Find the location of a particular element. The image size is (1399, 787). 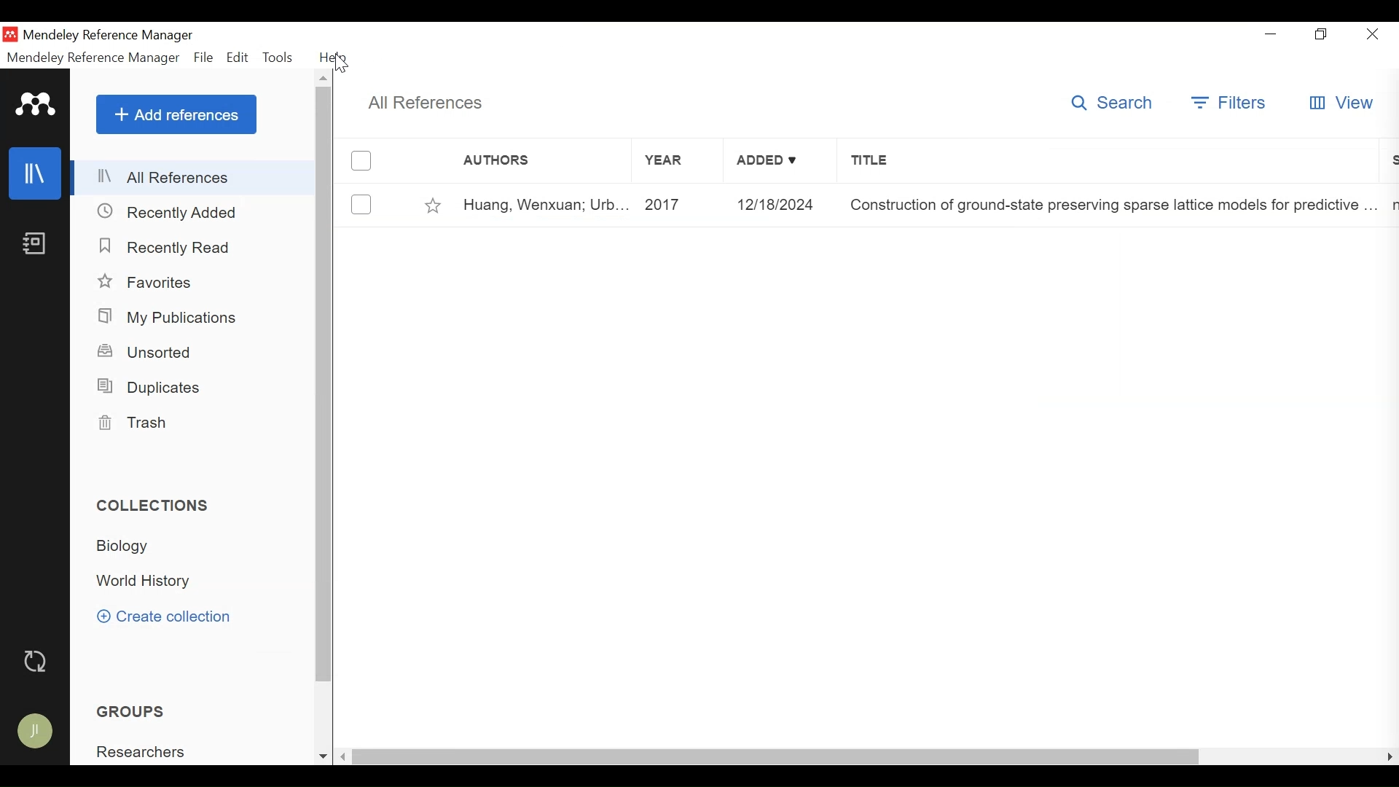

Search is located at coordinates (1110, 103).